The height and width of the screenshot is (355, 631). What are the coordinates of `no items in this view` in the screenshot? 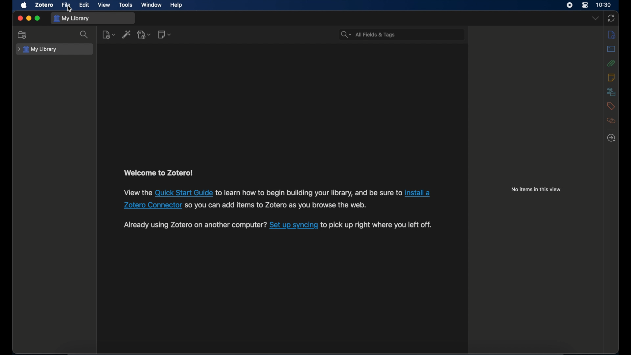 It's located at (536, 189).